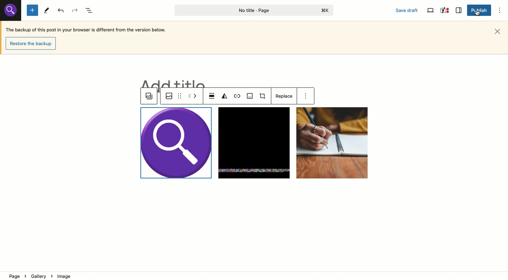 This screenshot has width=508, height=280. What do you see at coordinates (254, 143) in the screenshot?
I see `Gallery` at bounding box center [254, 143].